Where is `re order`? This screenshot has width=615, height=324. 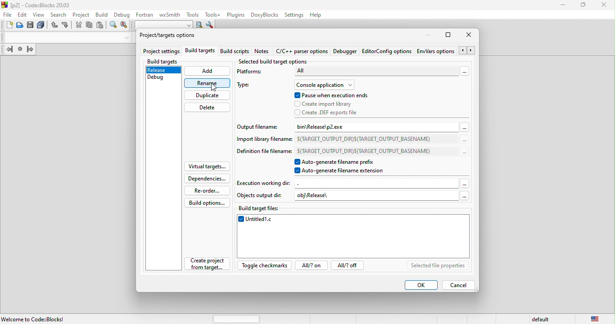 re order is located at coordinates (206, 190).